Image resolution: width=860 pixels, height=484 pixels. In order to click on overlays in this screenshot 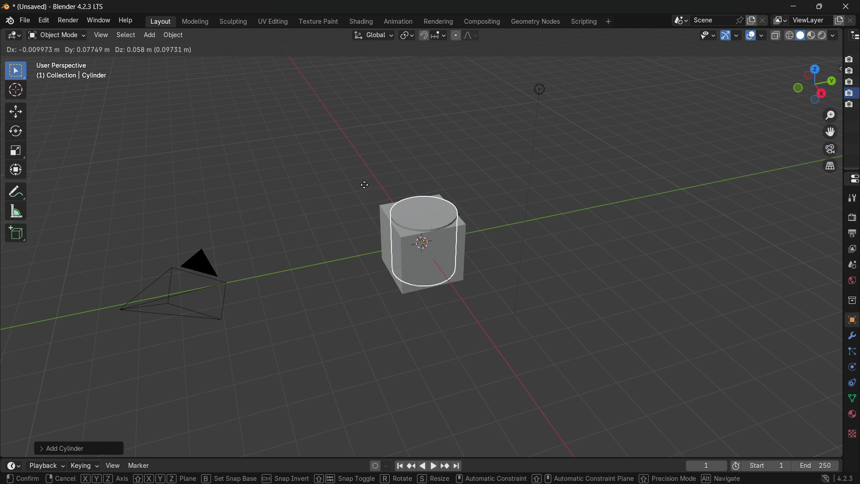, I will do `click(763, 35)`.